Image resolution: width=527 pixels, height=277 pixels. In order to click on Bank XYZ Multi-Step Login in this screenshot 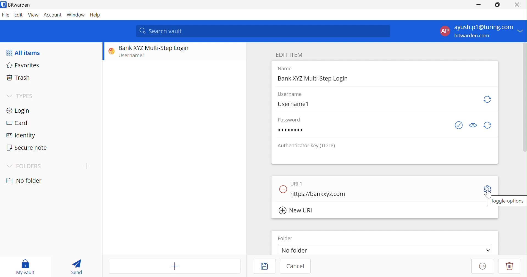, I will do `click(314, 79)`.